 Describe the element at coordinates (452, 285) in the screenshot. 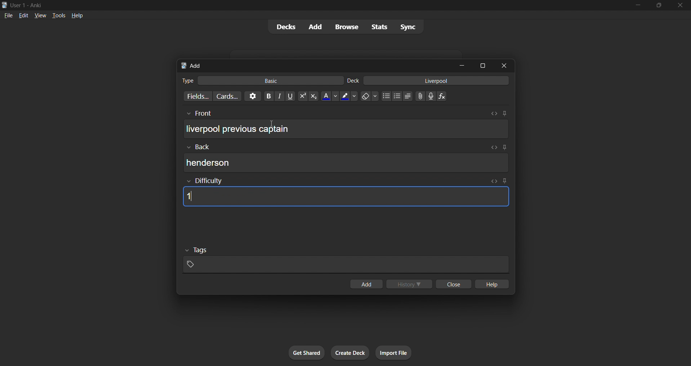

I see `close` at that location.